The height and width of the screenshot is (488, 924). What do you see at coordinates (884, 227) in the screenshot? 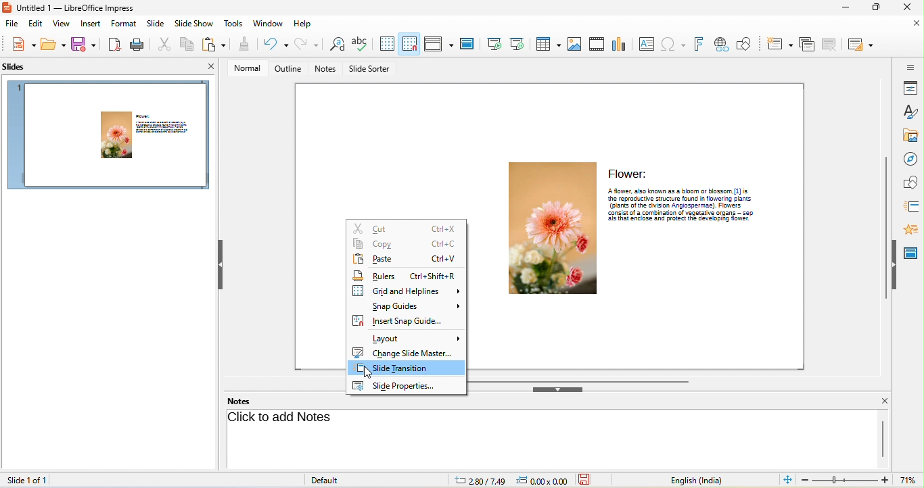
I see `vertical scroll bar` at bounding box center [884, 227].